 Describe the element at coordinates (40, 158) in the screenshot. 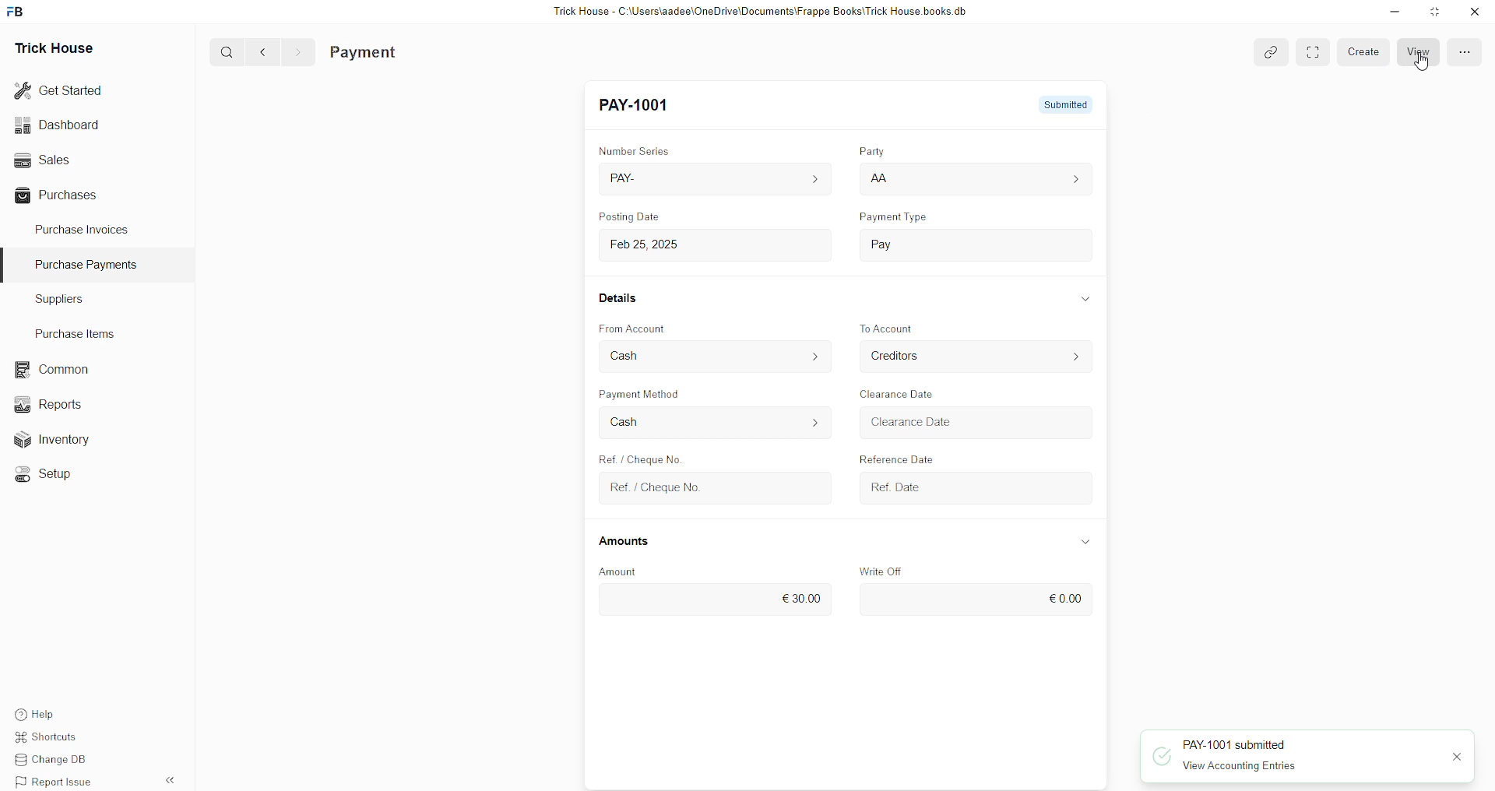

I see `Sales` at that location.